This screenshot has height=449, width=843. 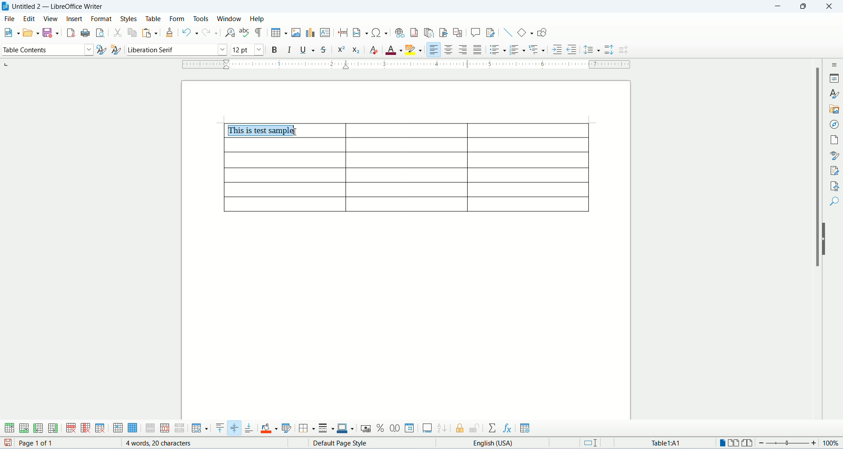 I want to click on center vertically, so click(x=235, y=428).